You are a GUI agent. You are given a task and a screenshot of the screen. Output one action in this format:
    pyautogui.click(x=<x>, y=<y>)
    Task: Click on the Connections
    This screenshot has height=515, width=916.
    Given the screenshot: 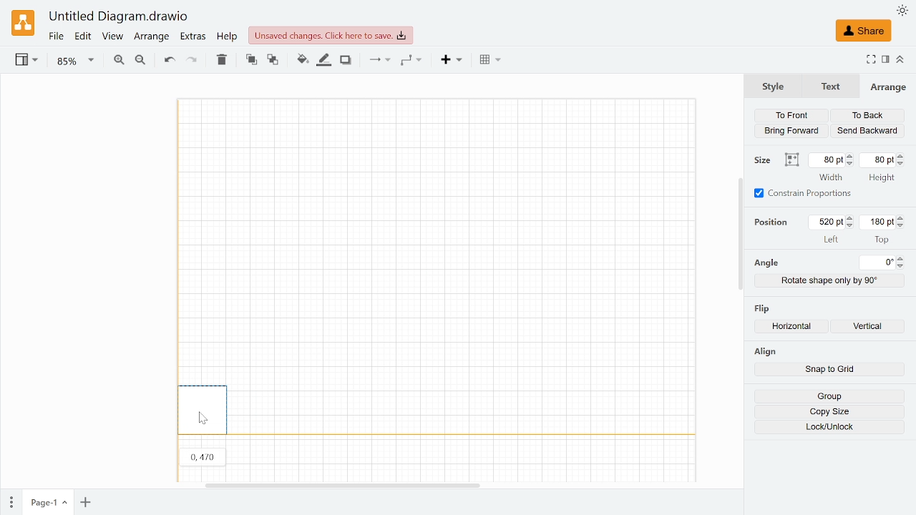 What is the action you would take?
    pyautogui.click(x=378, y=60)
    